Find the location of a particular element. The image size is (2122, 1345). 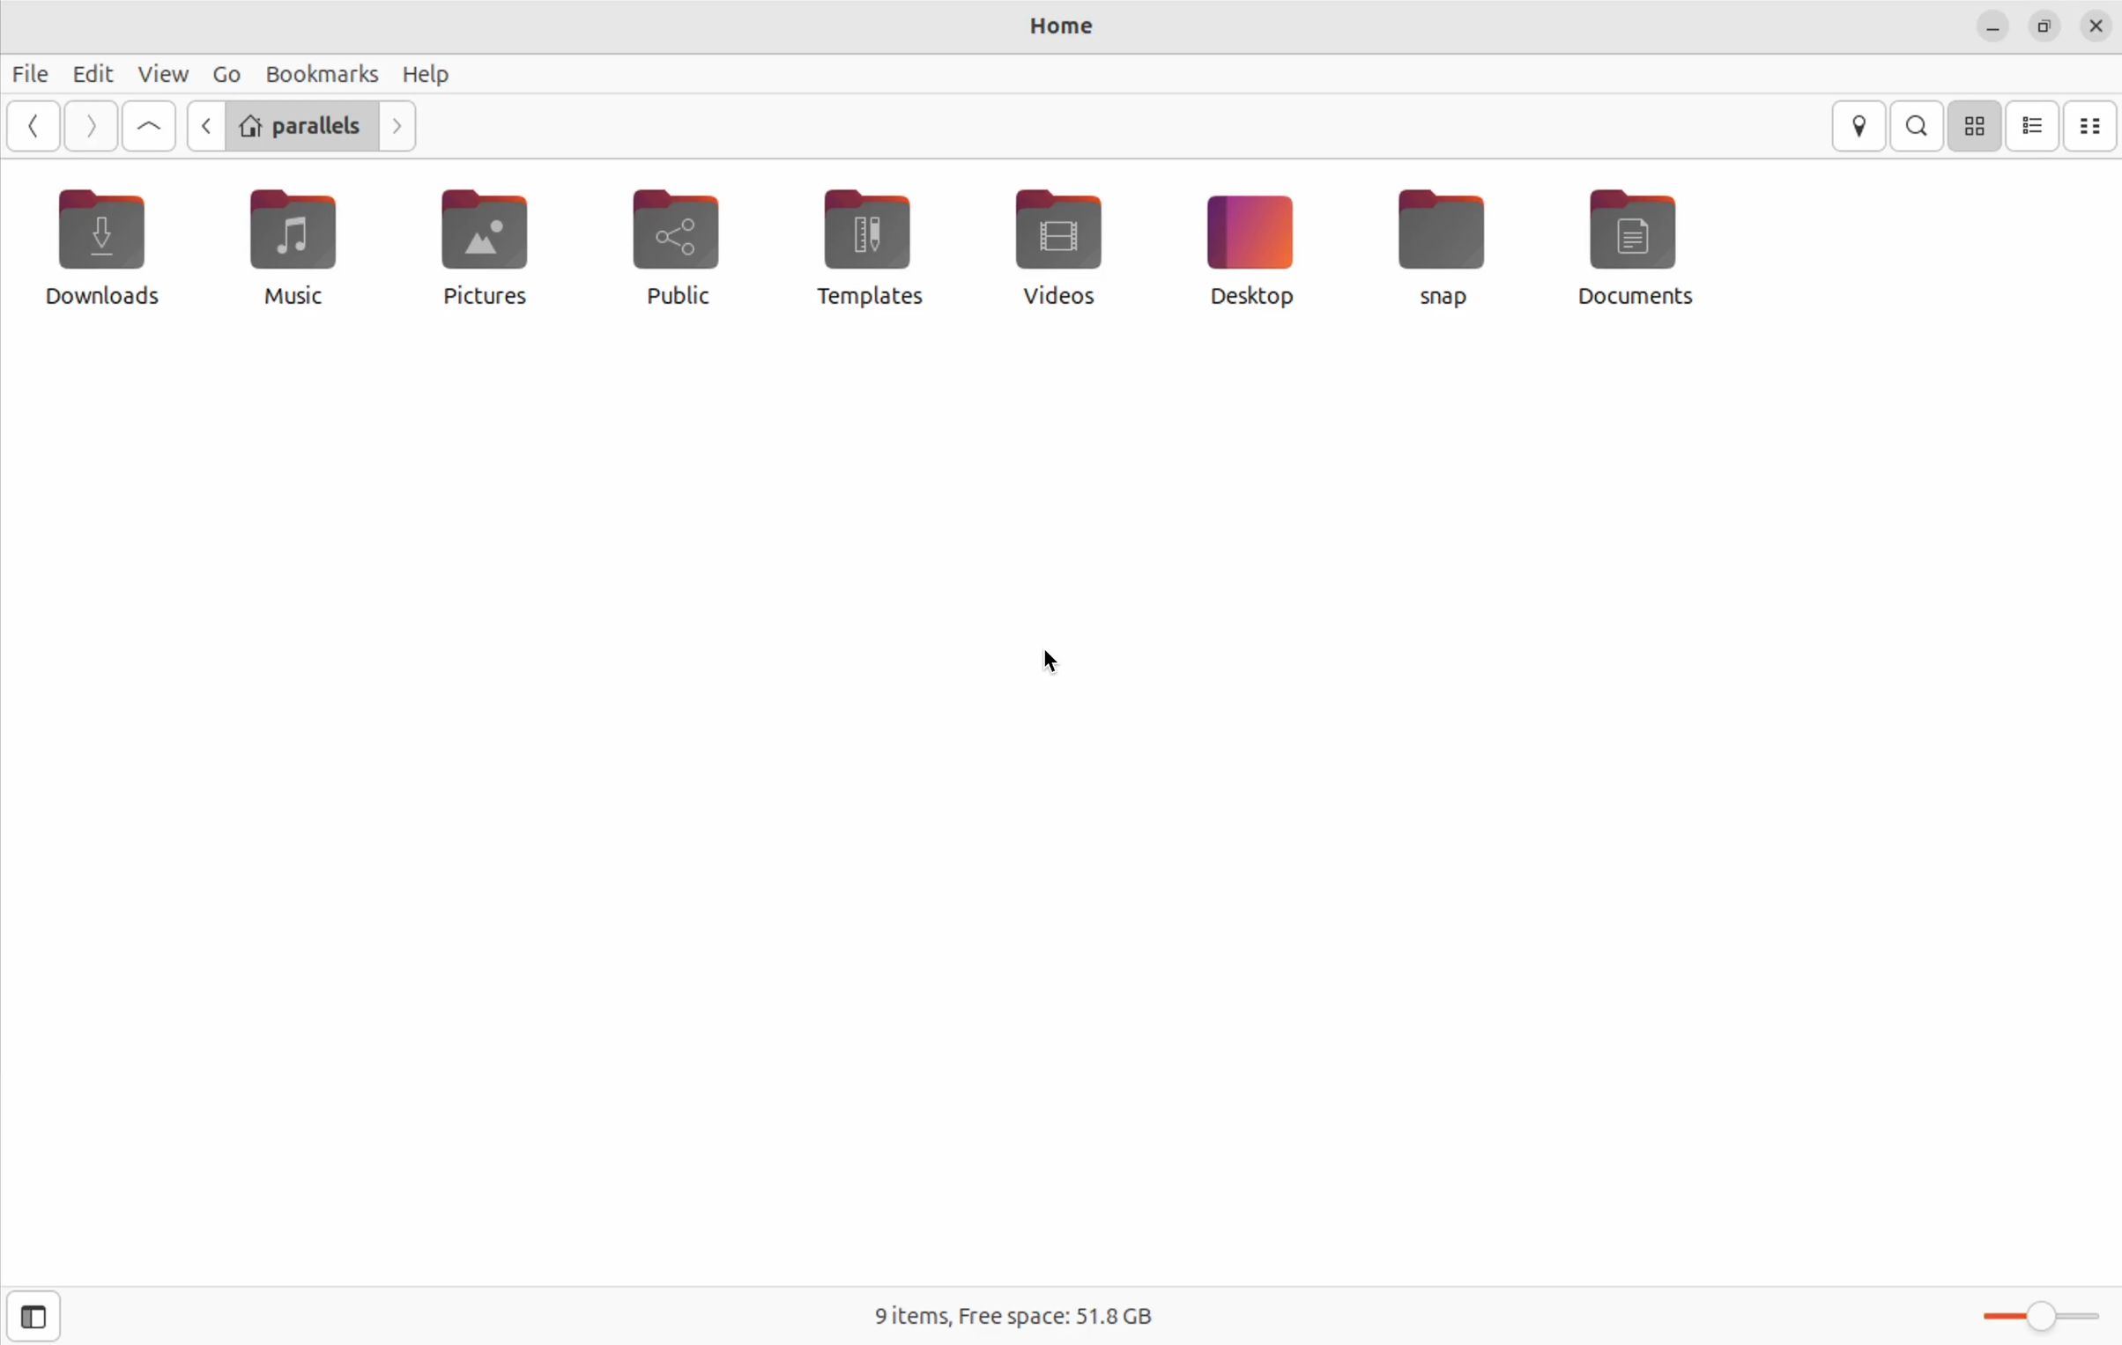

Pictures is located at coordinates (483, 246).